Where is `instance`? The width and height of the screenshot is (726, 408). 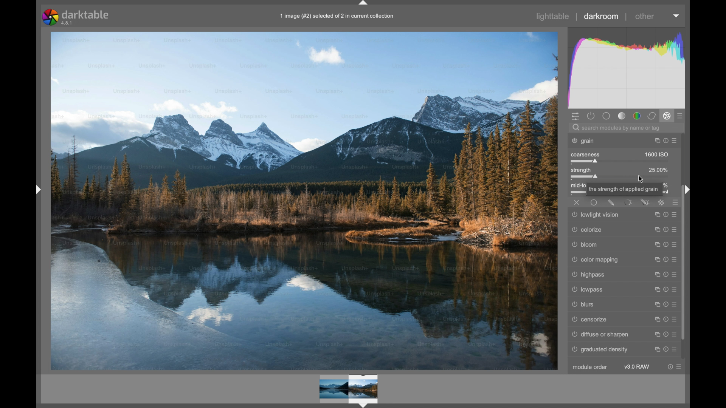
instance is located at coordinates (655, 335).